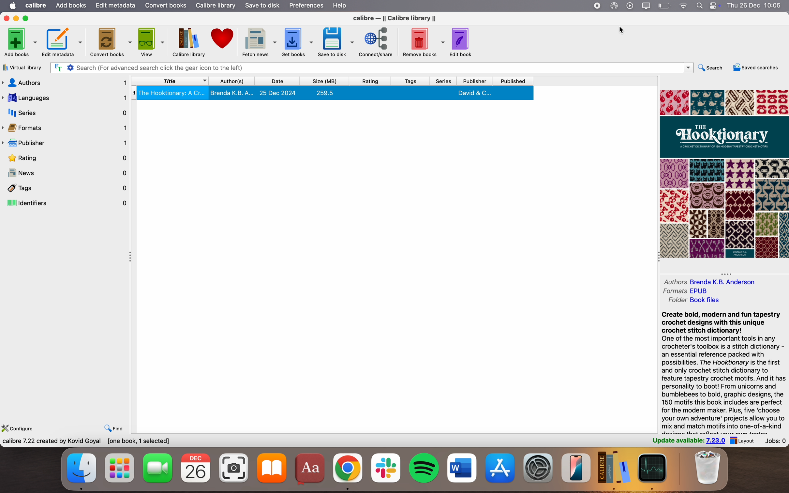  What do you see at coordinates (776, 441) in the screenshot?
I see `Jobs: 0` at bounding box center [776, 441].